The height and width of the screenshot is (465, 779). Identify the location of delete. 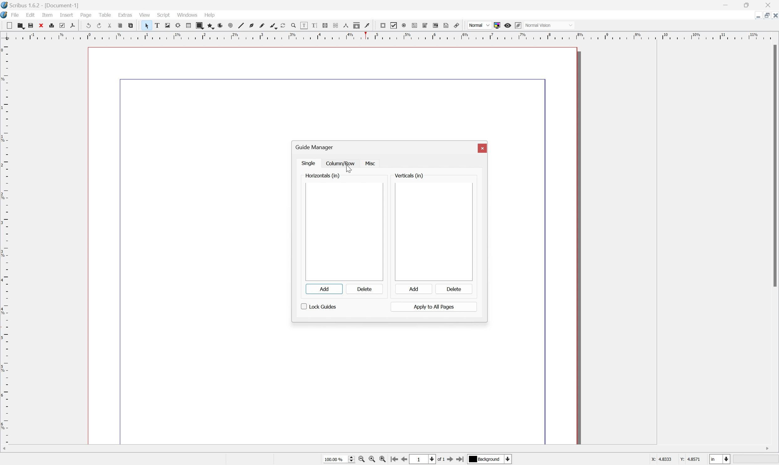
(364, 289).